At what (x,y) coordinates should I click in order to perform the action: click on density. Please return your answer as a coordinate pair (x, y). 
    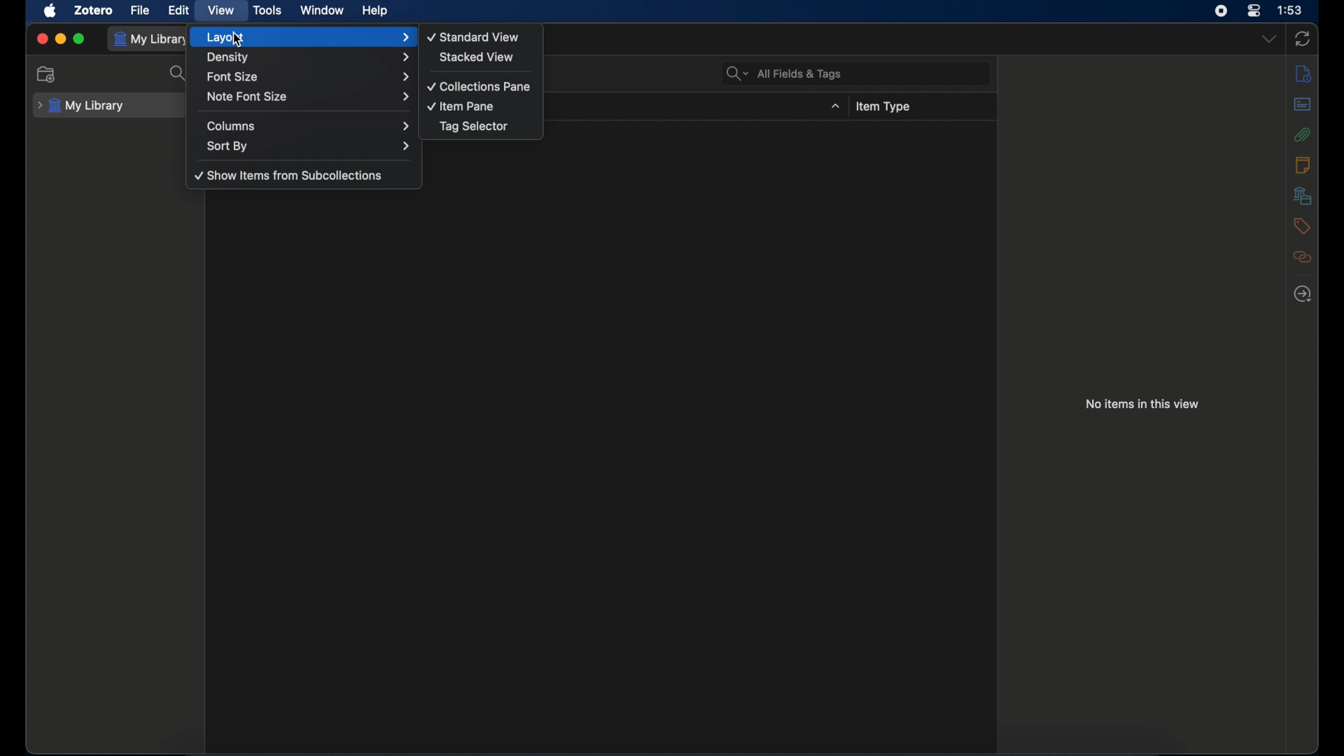
    Looking at the image, I should click on (309, 57).